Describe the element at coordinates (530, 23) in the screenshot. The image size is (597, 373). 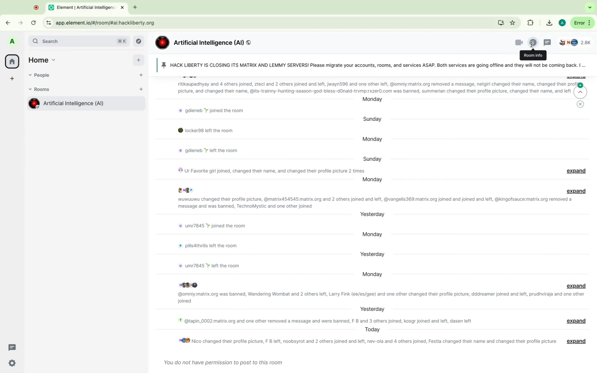
I see `extentions` at that location.